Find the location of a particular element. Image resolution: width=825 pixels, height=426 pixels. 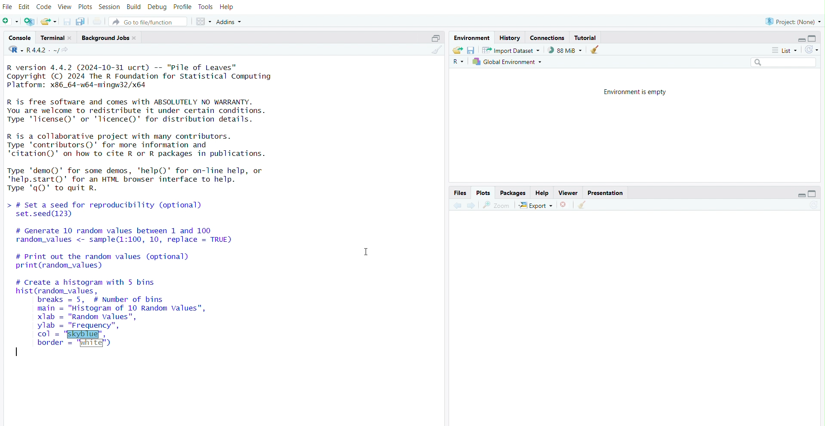

close is located at coordinates (72, 37).